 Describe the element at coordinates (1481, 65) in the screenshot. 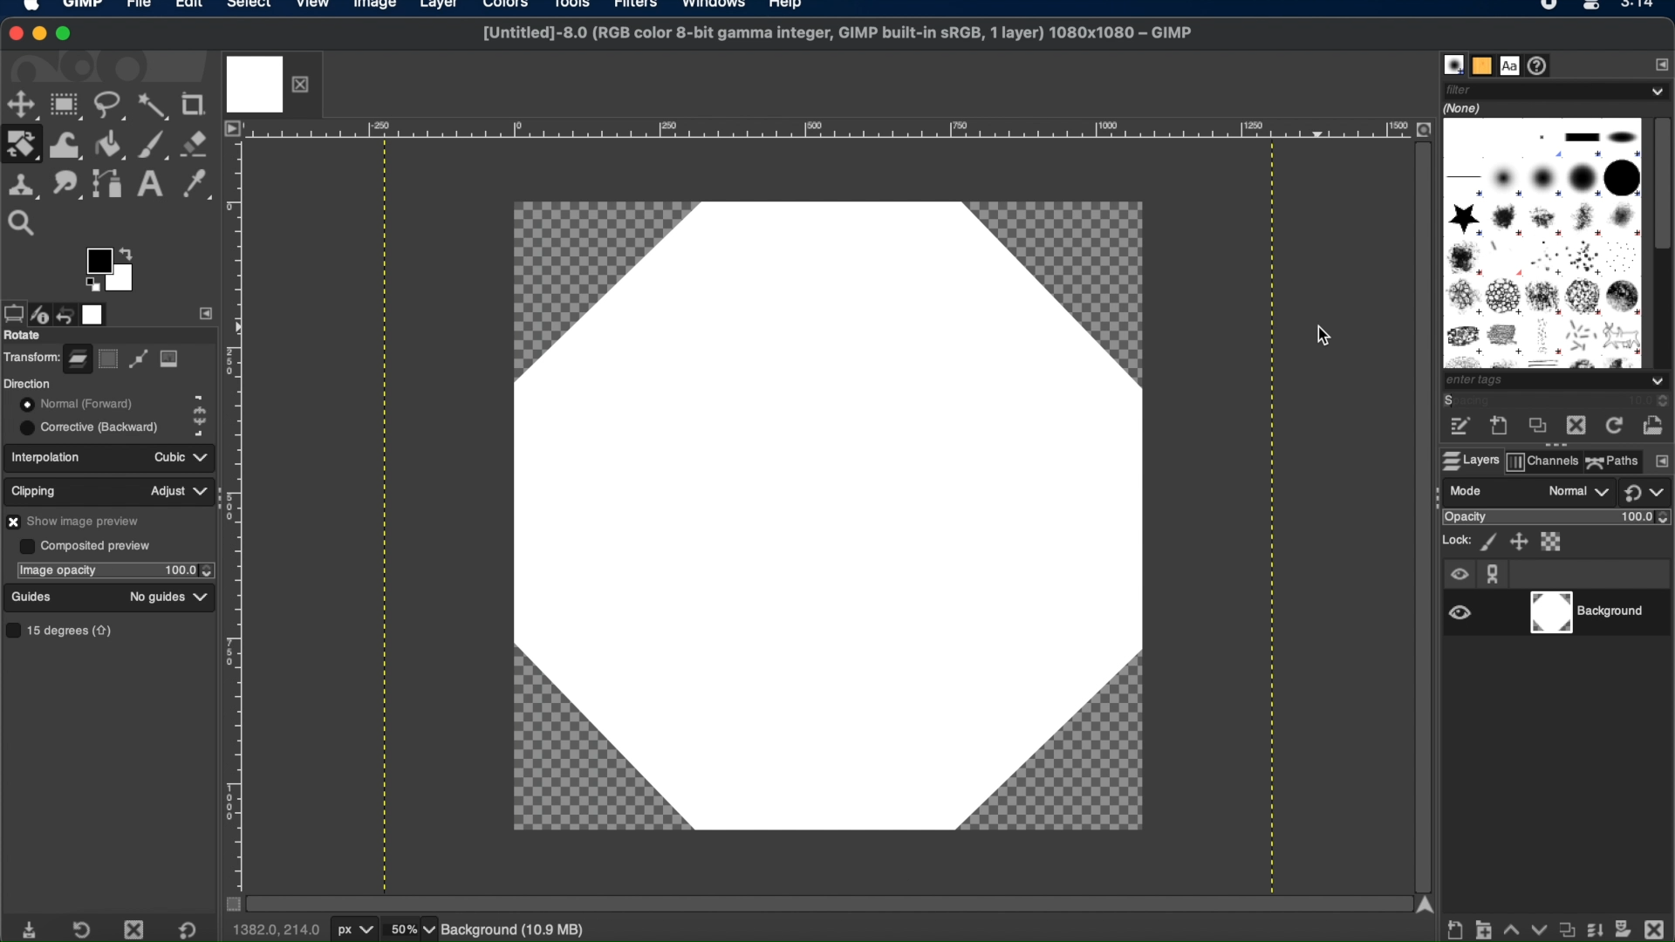

I see `patterns` at that location.